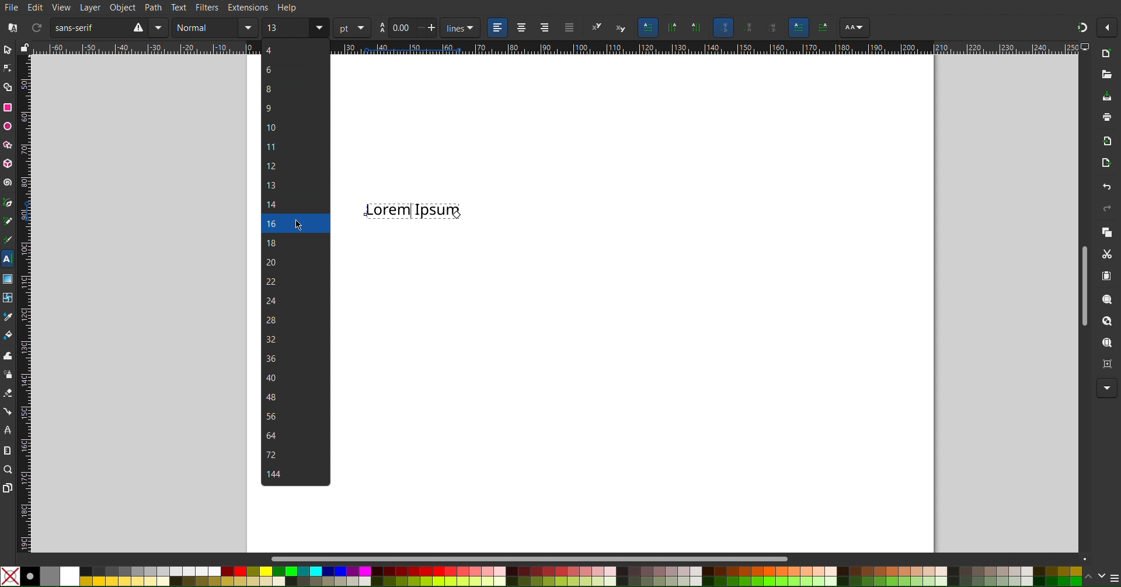  Describe the element at coordinates (1095, 577) in the screenshot. I see `scroll color options` at that location.